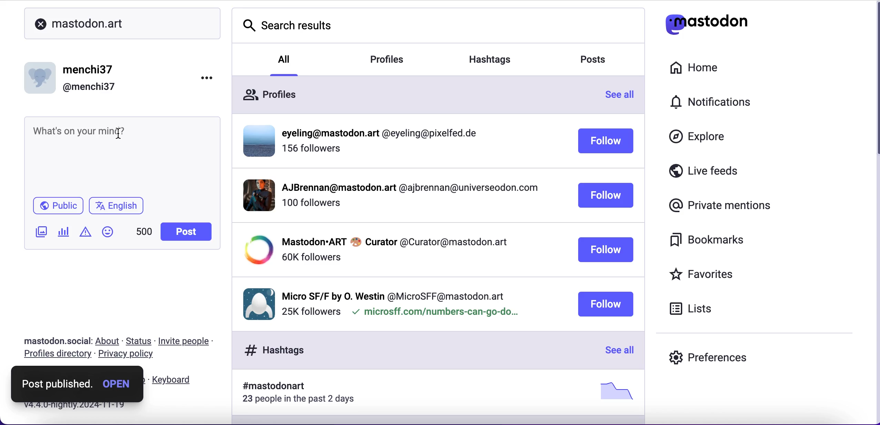 This screenshot has width=880, height=425. I want to click on profile, so click(395, 241).